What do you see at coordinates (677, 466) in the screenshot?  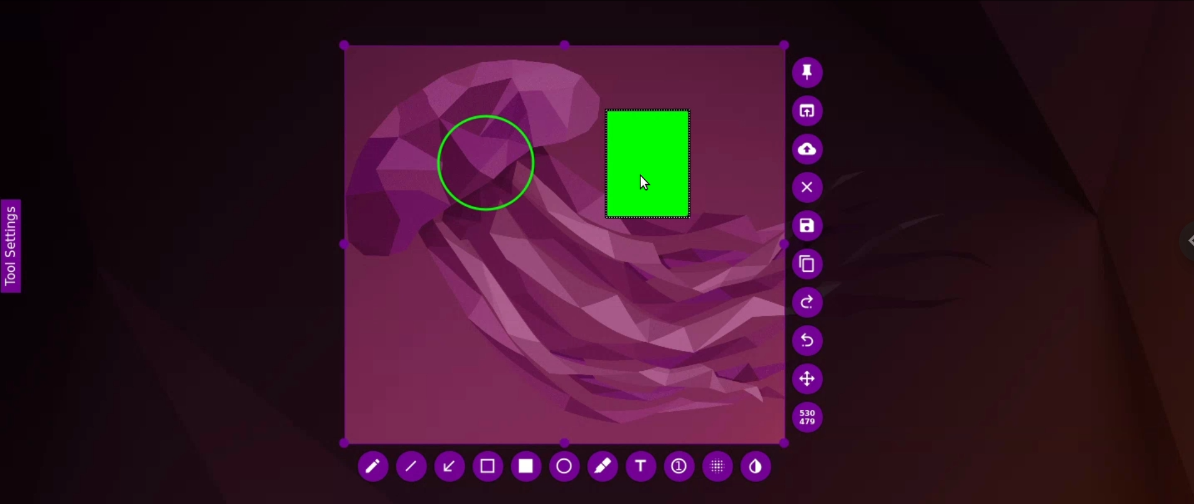 I see `auto incrementing counter bubble` at bounding box center [677, 466].